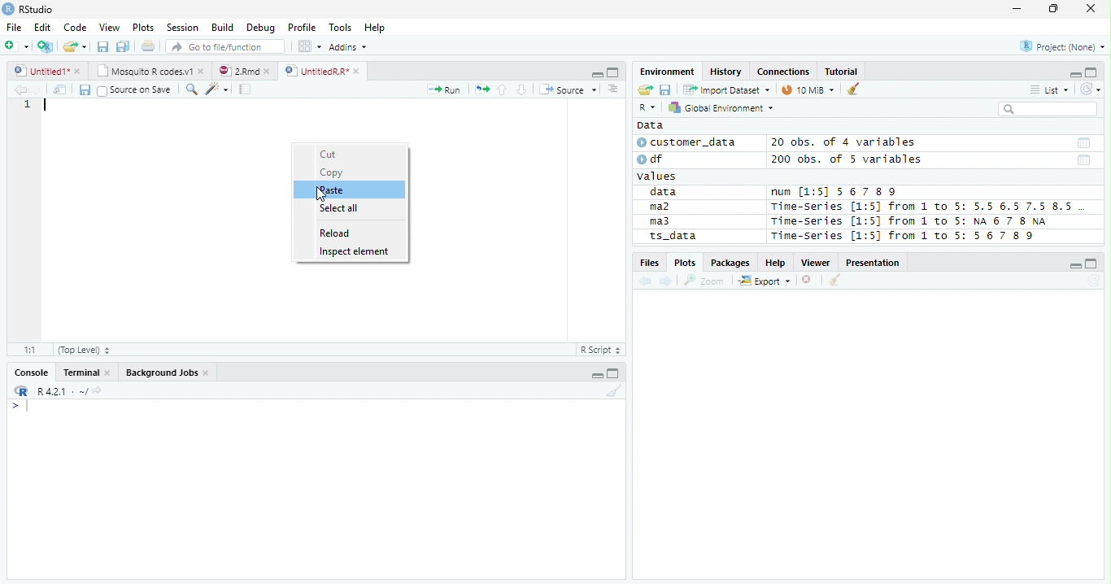 The width and height of the screenshot is (1111, 584). What do you see at coordinates (730, 264) in the screenshot?
I see `Packages` at bounding box center [730, 264].